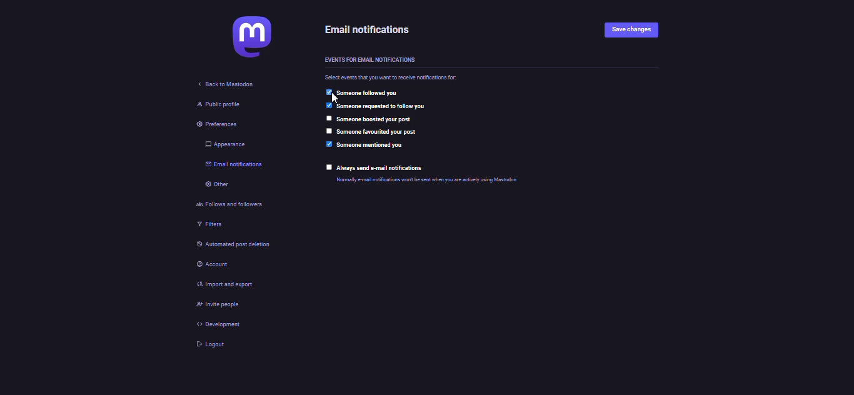 The width and height of the screenshot is (854, 395). I want to click on cursor, so click(336, 99).